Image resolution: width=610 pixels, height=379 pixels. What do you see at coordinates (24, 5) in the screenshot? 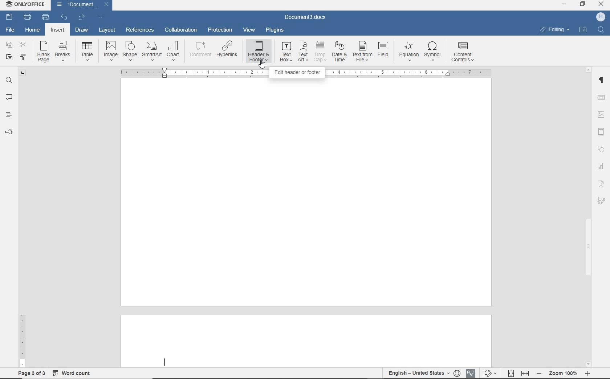
I see `OnlyOffice` at bounding box center [24, 5].